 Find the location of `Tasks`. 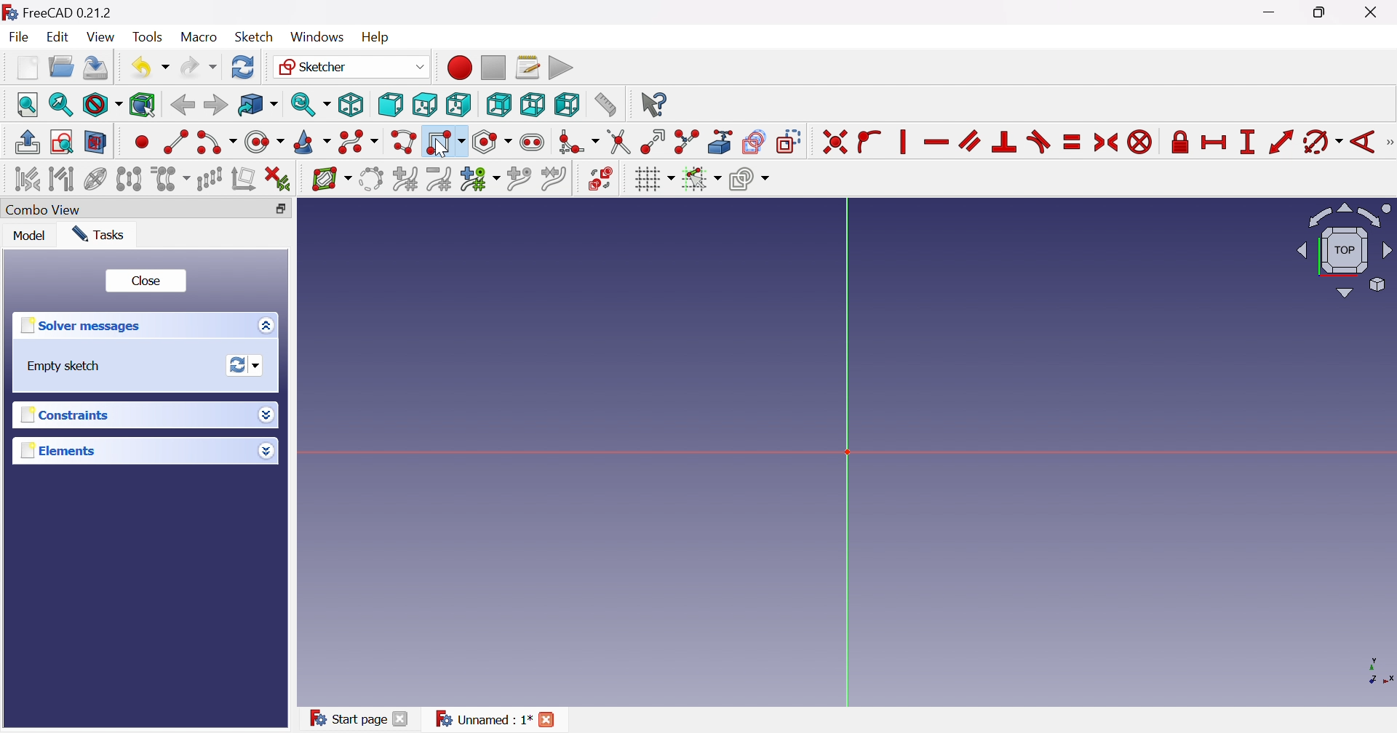

Tasks is located at coordinates (103, 235).